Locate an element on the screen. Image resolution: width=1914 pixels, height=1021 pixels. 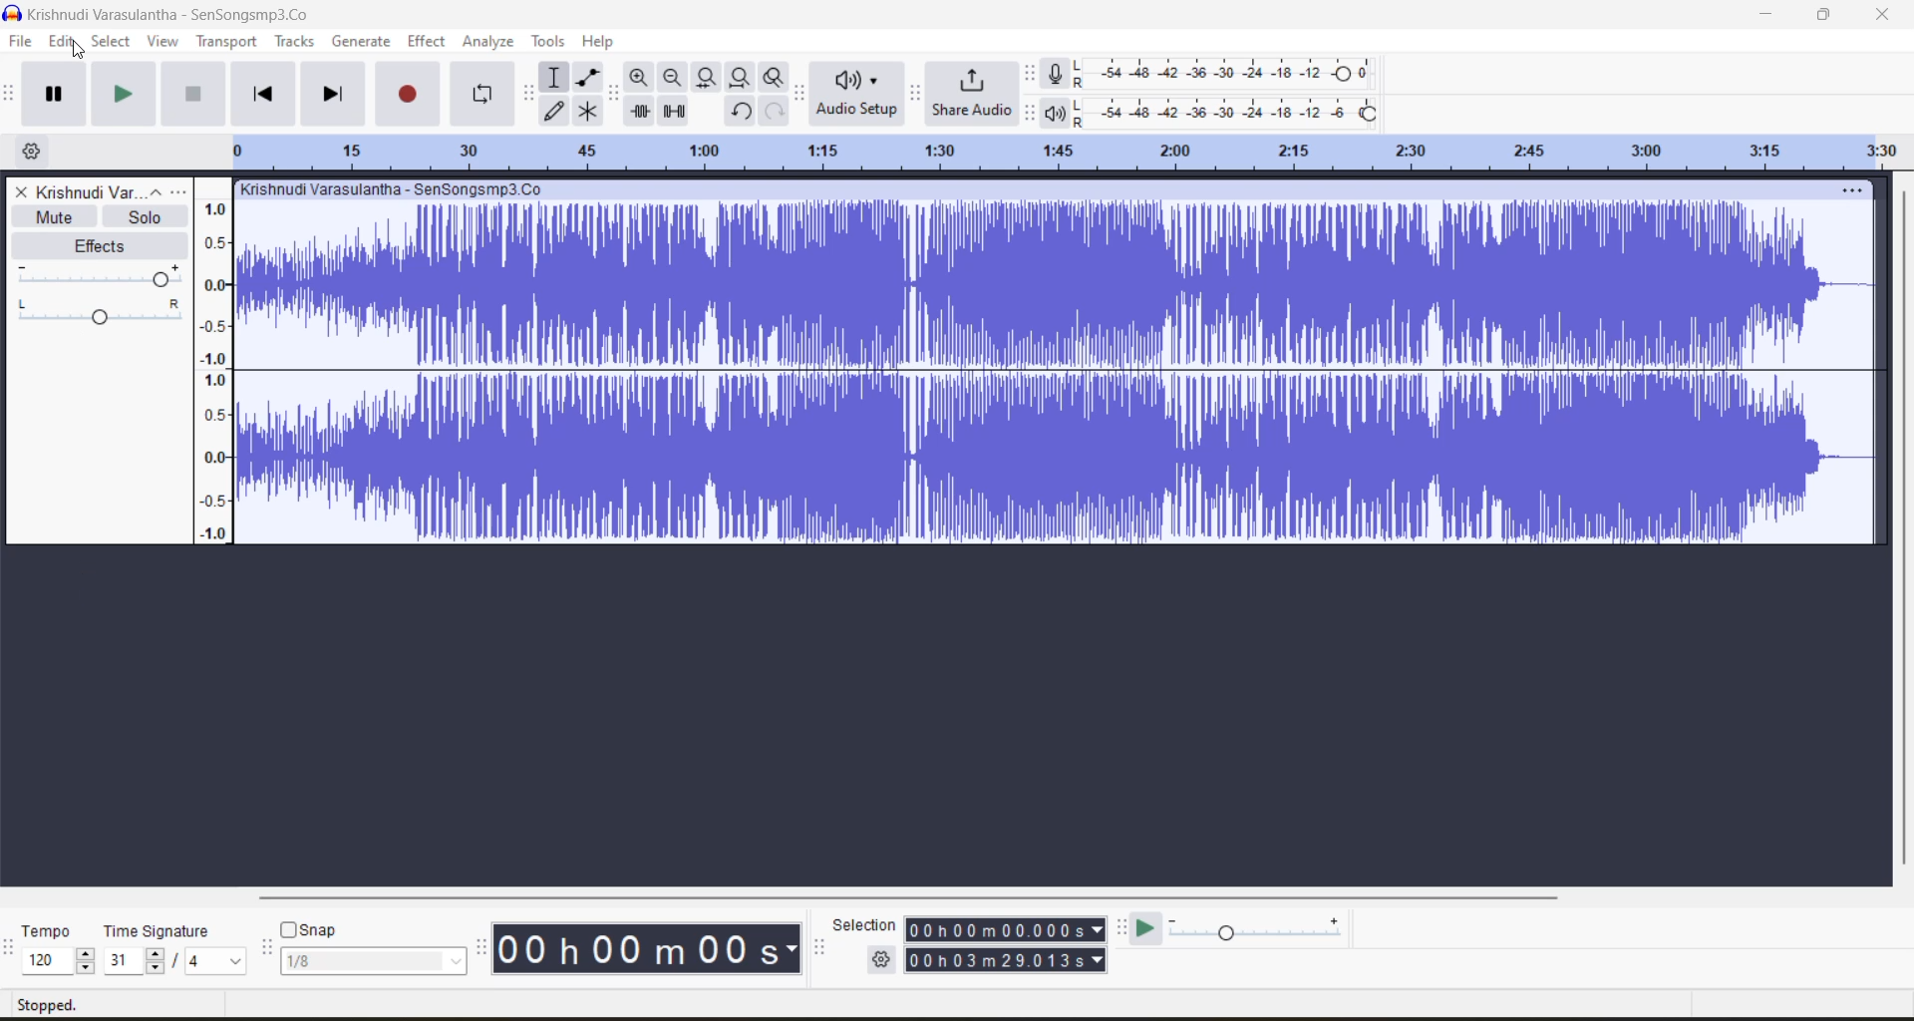
time signature is located at coordinates (176, 949).